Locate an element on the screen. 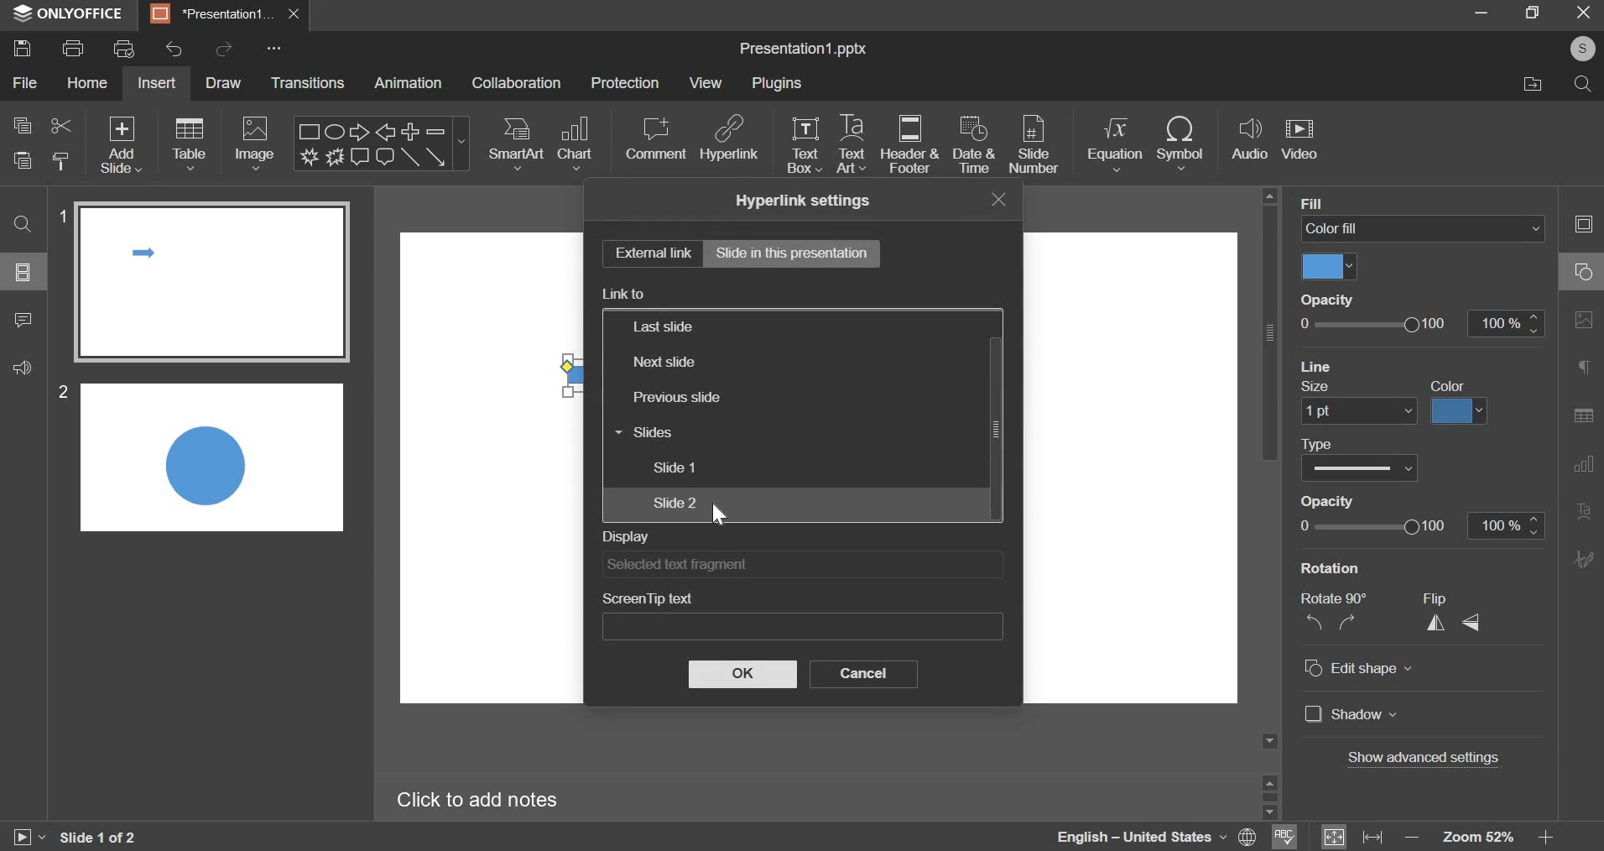 This screenshot has height=851, width=1604. fit to slide is located at coordinates (1336, 837).